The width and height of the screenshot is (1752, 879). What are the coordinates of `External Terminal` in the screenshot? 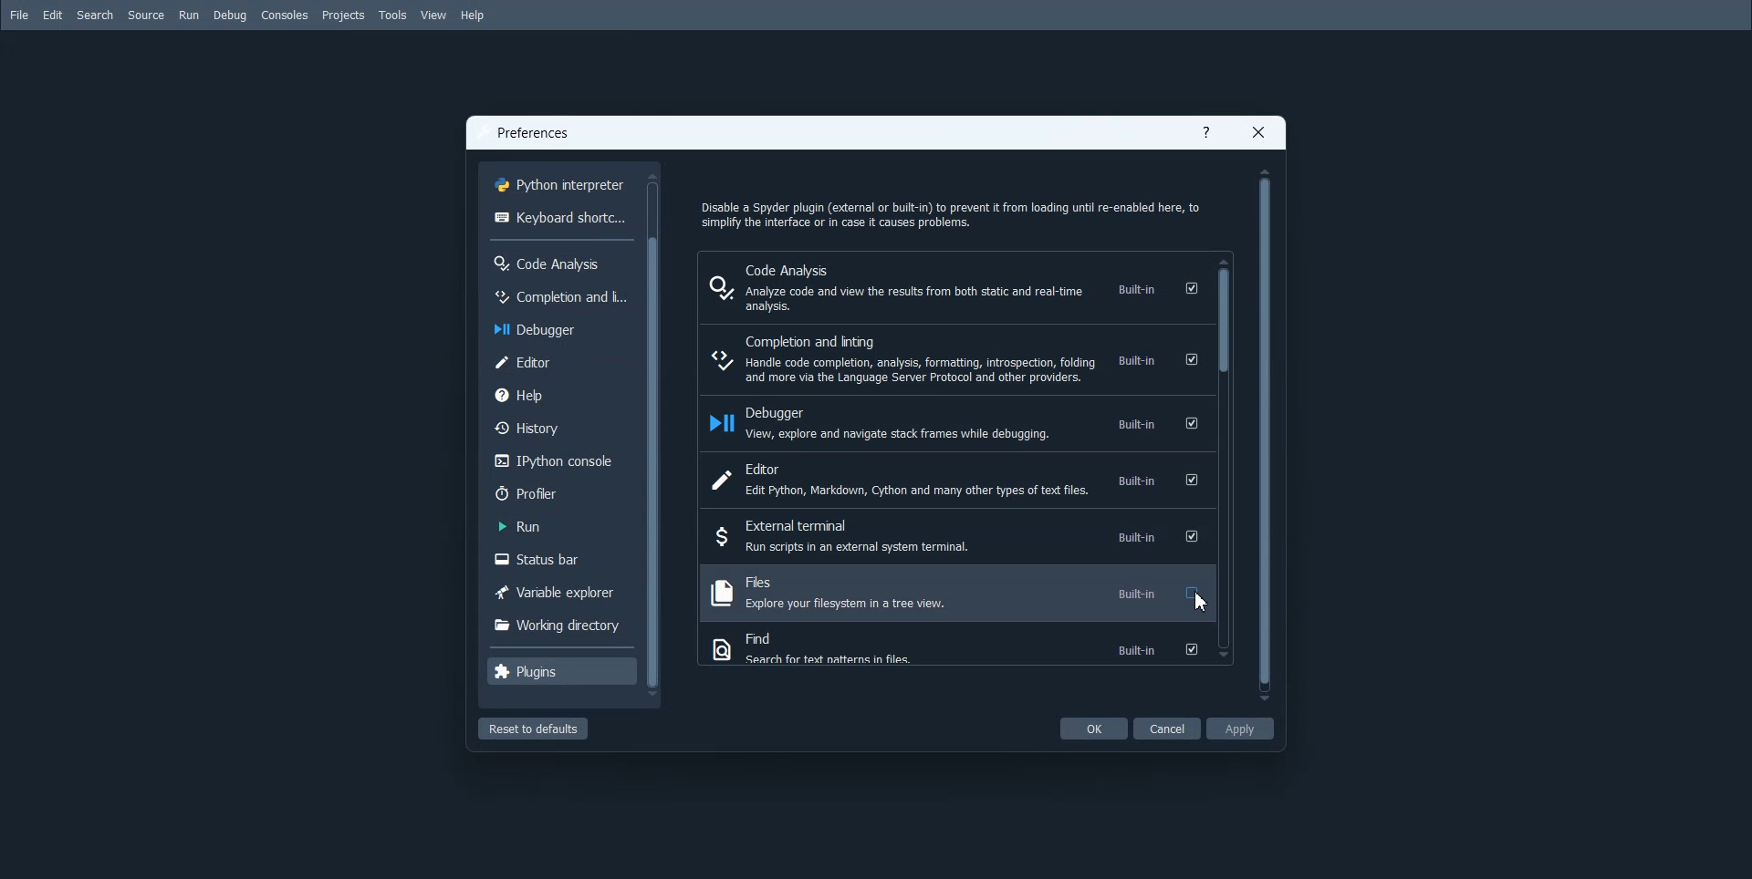 It's located at (954, 536).